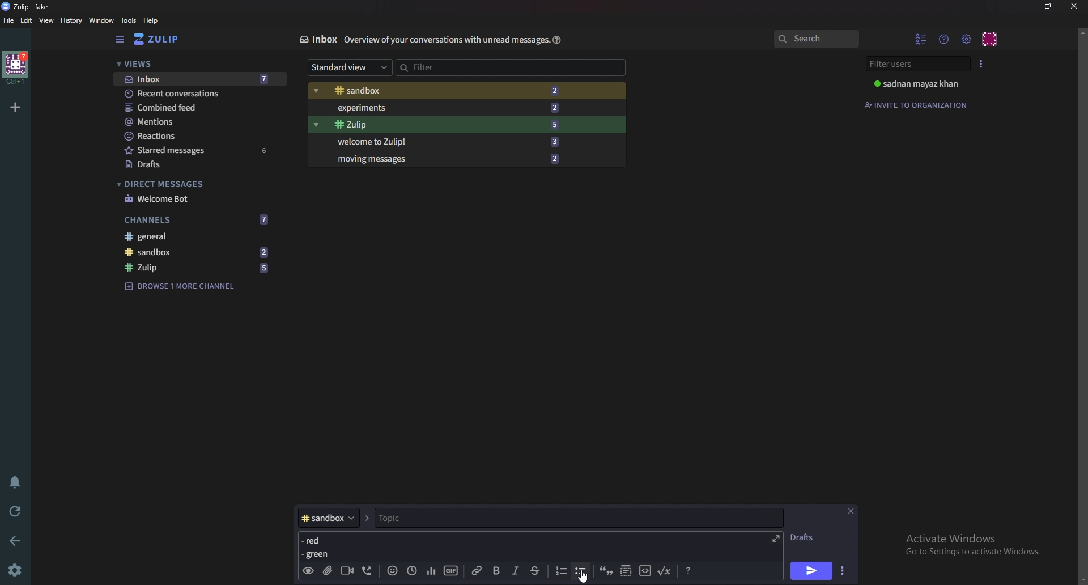  What do you see at coordinates (17, 480) in the screenshot?
I see `Enable do not disturb` at bounding box center [17, 480].